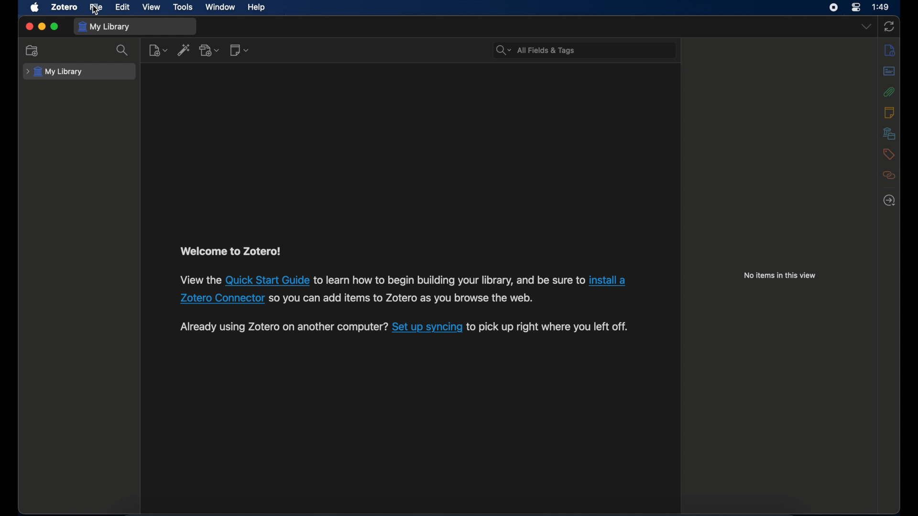  Describe the element at coordinates (29, 26) in the screenshot. I see `close` at that location.